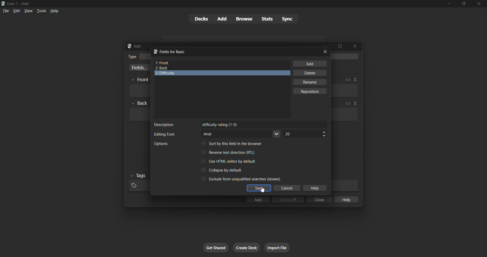  What do you see at coordinates (220, 68) in the screenshot?
I see `back field` at bounding box center [220, 68].